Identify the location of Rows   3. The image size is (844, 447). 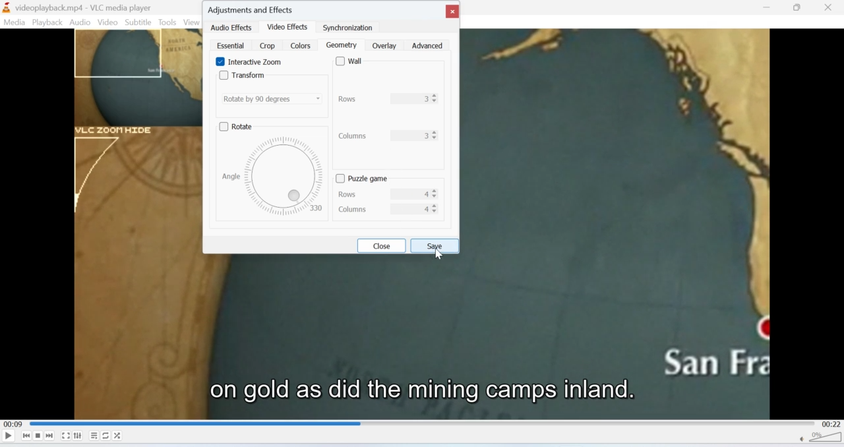
(391, 99).